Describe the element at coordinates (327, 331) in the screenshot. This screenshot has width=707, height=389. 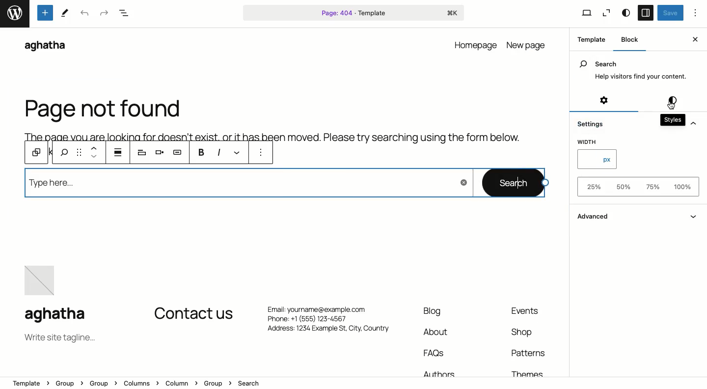
I see `Address: 1234 Example St, City. Country` at that location.